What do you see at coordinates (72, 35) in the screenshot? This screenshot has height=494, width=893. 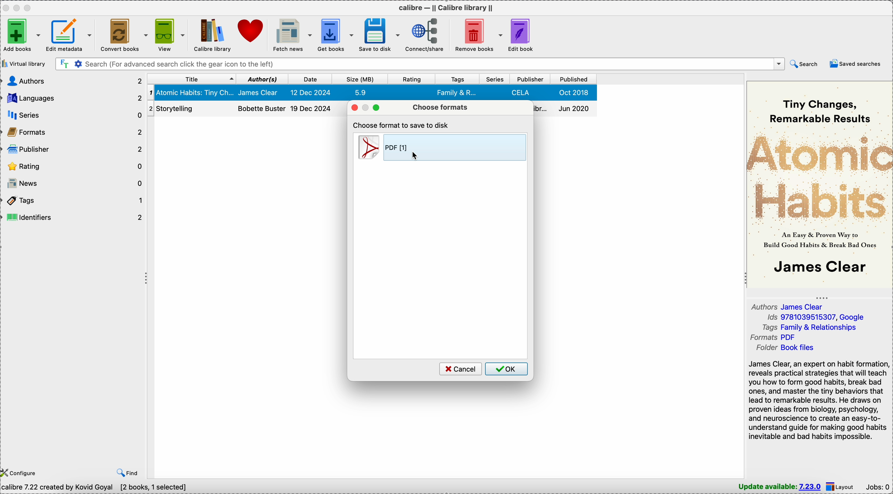 I see `edit metadata` at bounding box center [72, 35].